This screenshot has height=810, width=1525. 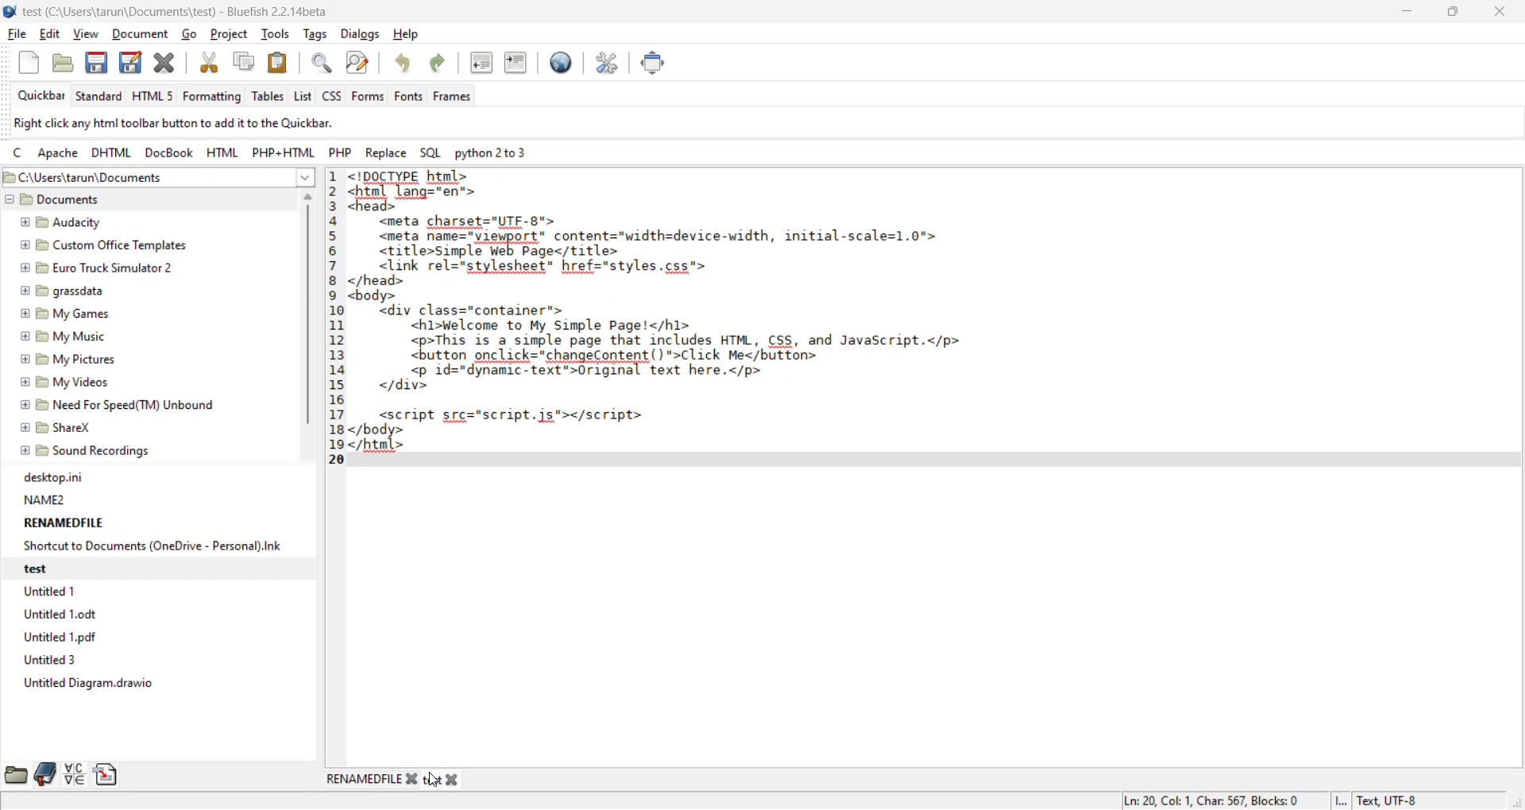 I want to click on copy, so click(x=241, y=64).